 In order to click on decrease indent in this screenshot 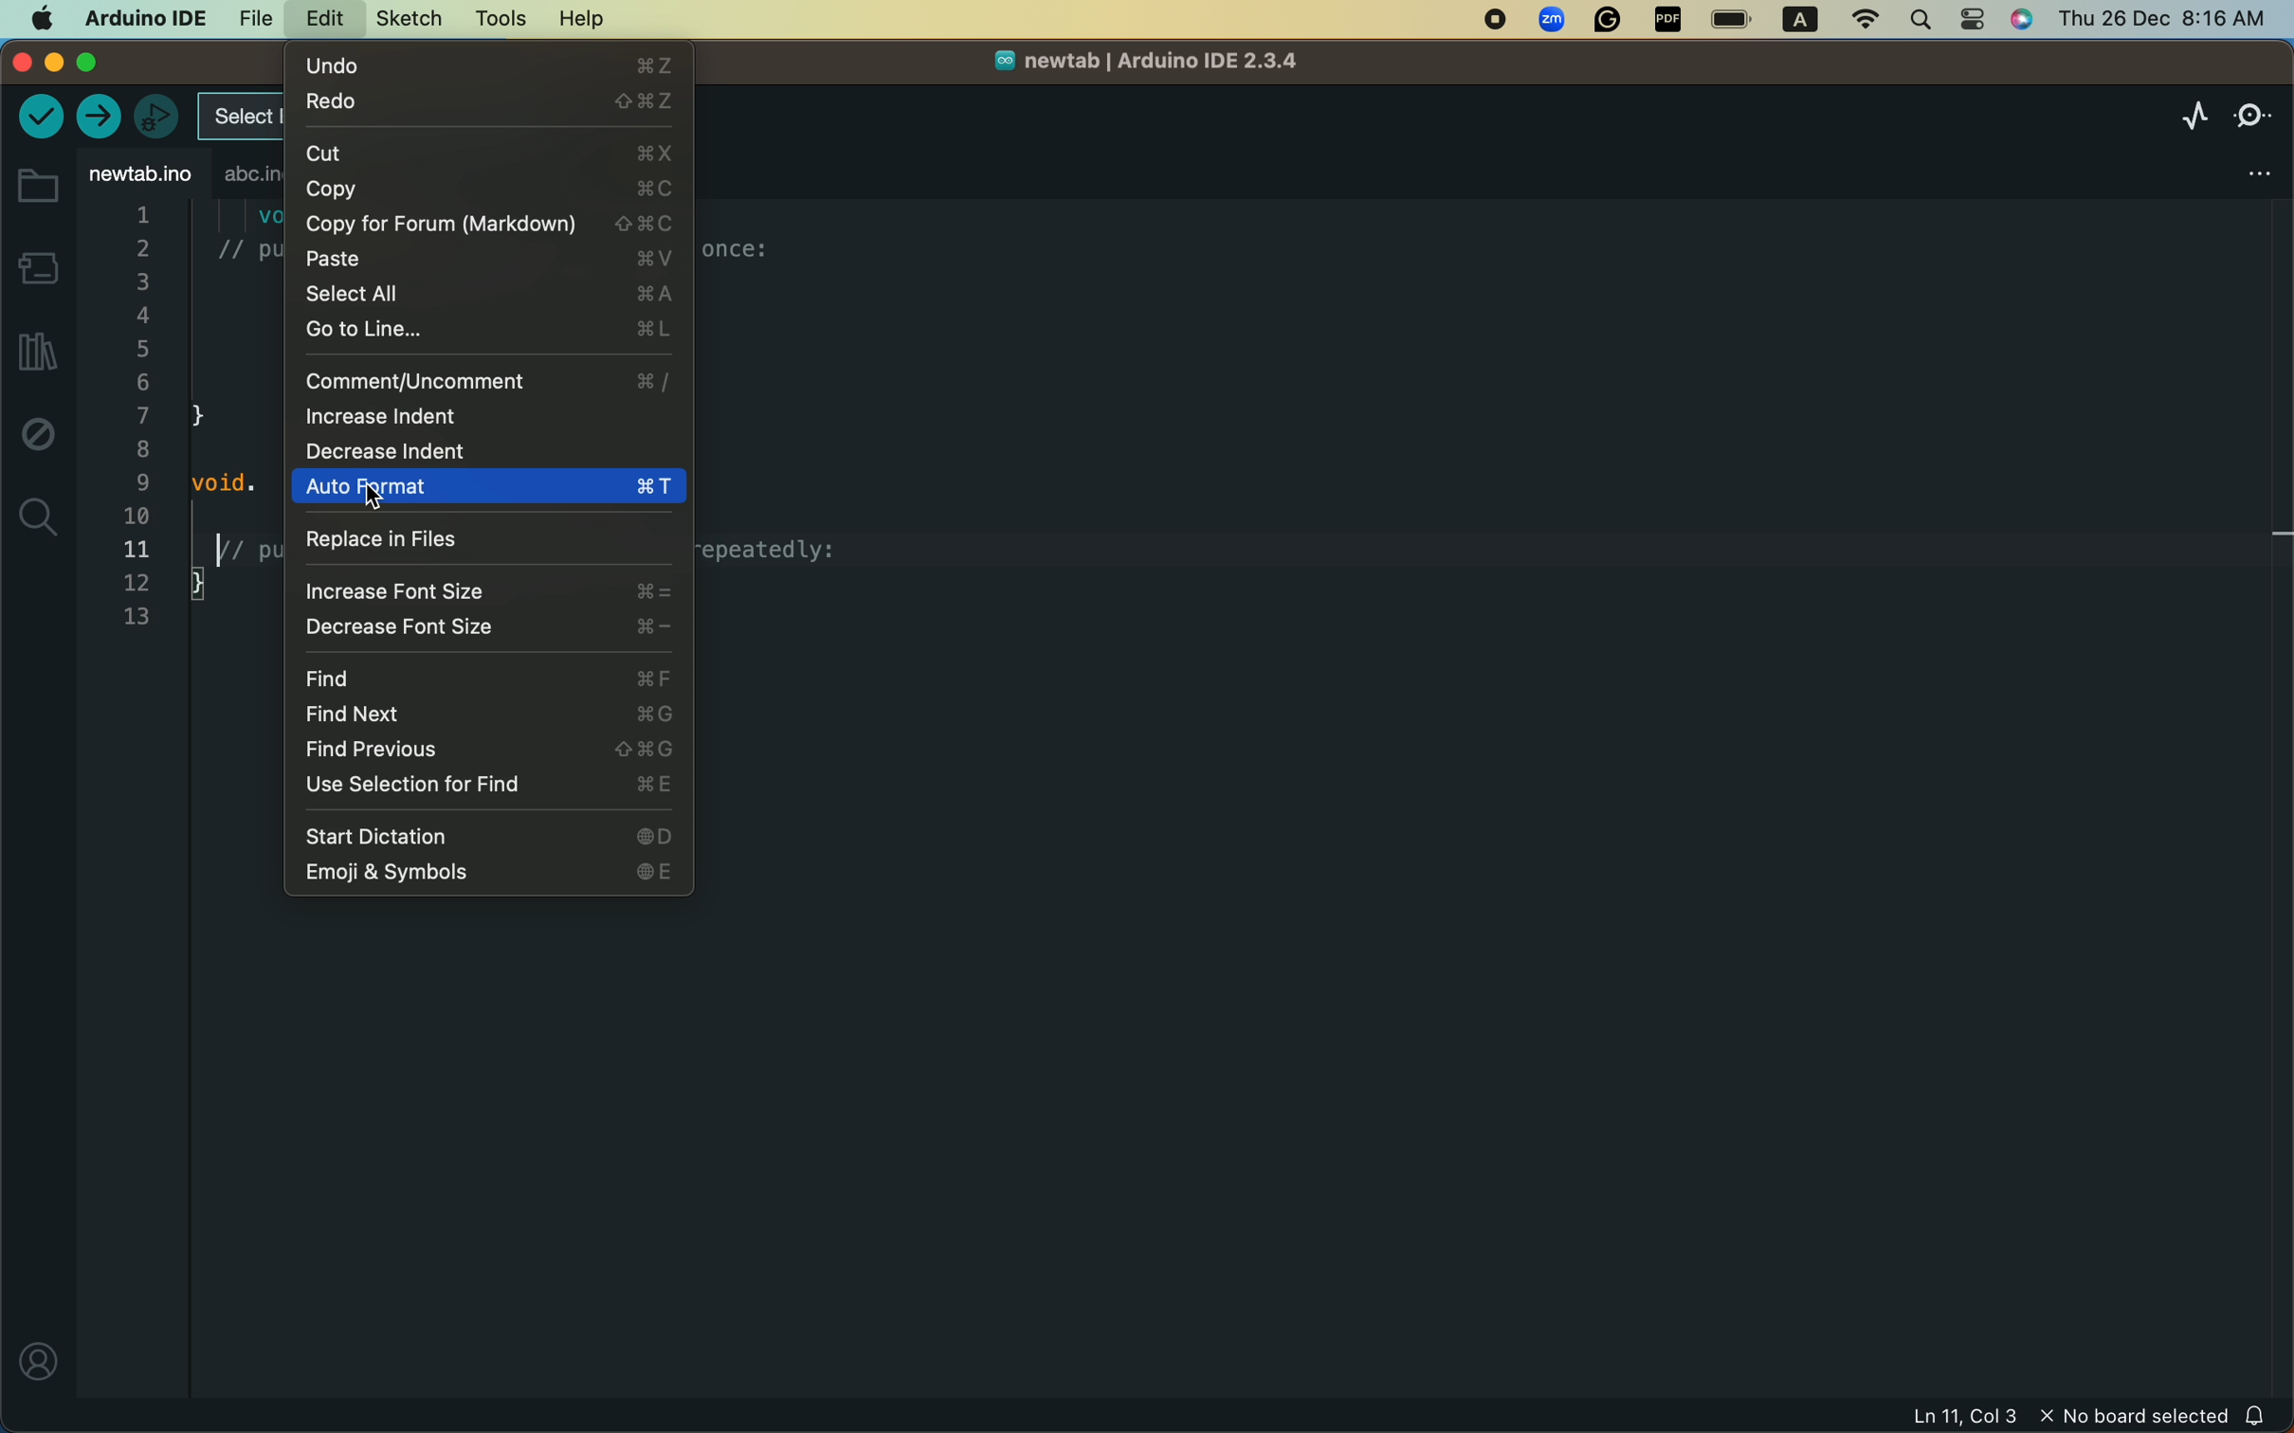, I will do `click(431, 450)`.